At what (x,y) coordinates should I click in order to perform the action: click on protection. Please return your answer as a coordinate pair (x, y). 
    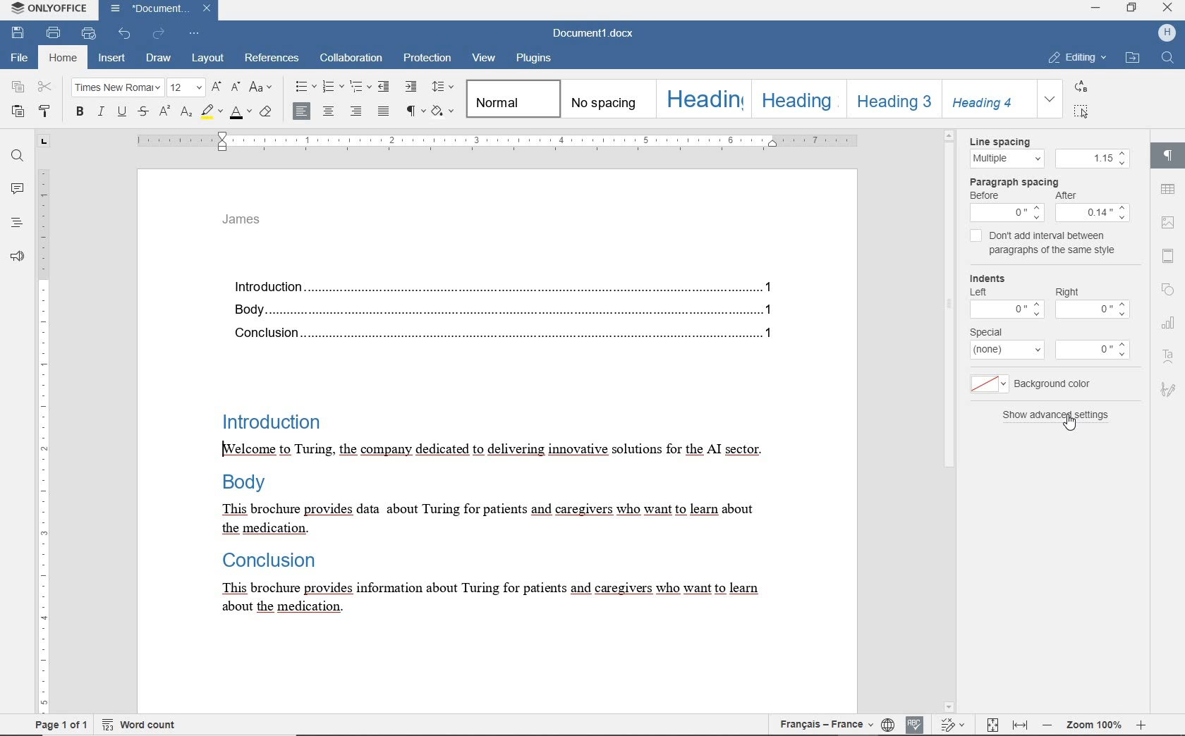
    Looking at the image, I should click on (426, 59).